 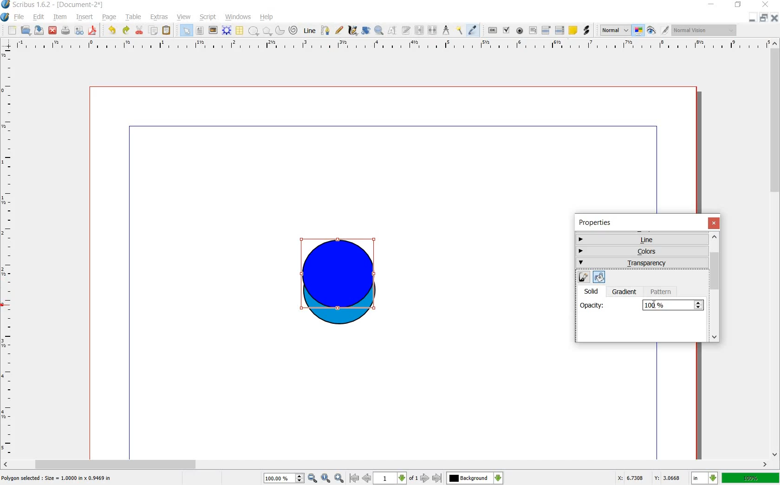 I want to click on properties, so click(x=598, y=223).